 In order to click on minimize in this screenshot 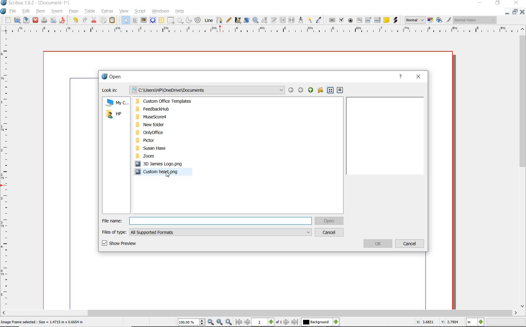, I will do `click(507, 12)`.